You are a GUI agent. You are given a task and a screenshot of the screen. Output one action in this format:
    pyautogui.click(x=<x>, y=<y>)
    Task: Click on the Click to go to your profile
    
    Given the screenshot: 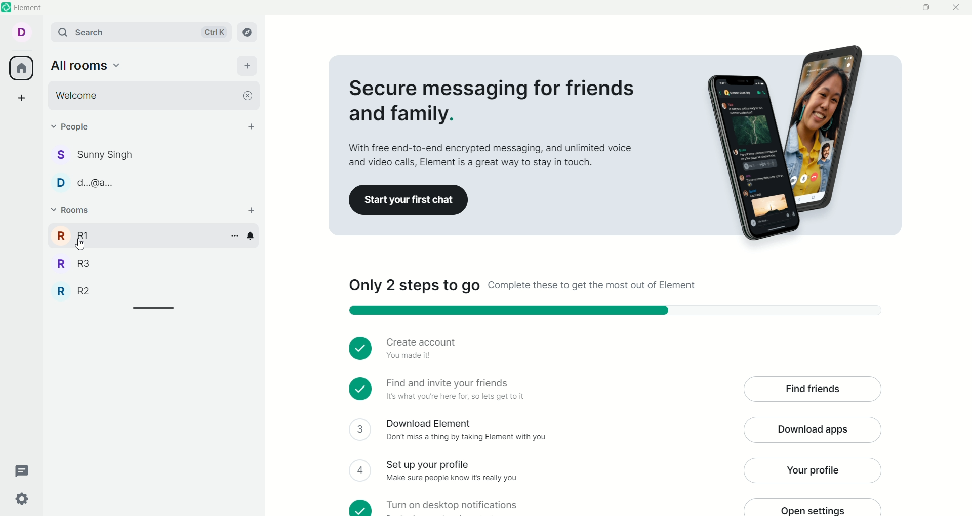 What is the action you would take?
    pyautogui.click(x=812, y=470)
    